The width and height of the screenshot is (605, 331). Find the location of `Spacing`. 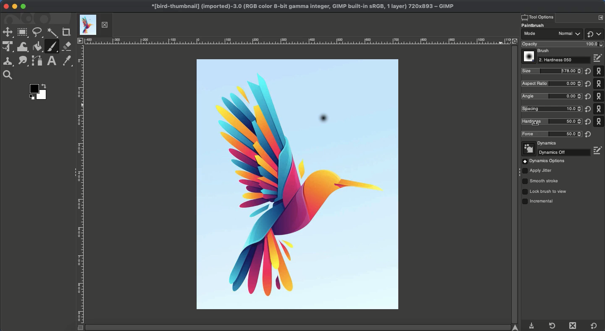

Spacing is located at coordinates (550, 108).